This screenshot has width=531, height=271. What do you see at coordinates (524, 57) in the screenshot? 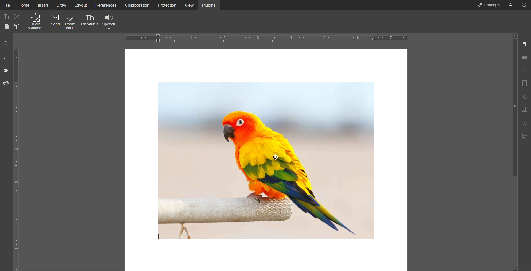
I see `Table Settings` at bounding box center [524, 57].